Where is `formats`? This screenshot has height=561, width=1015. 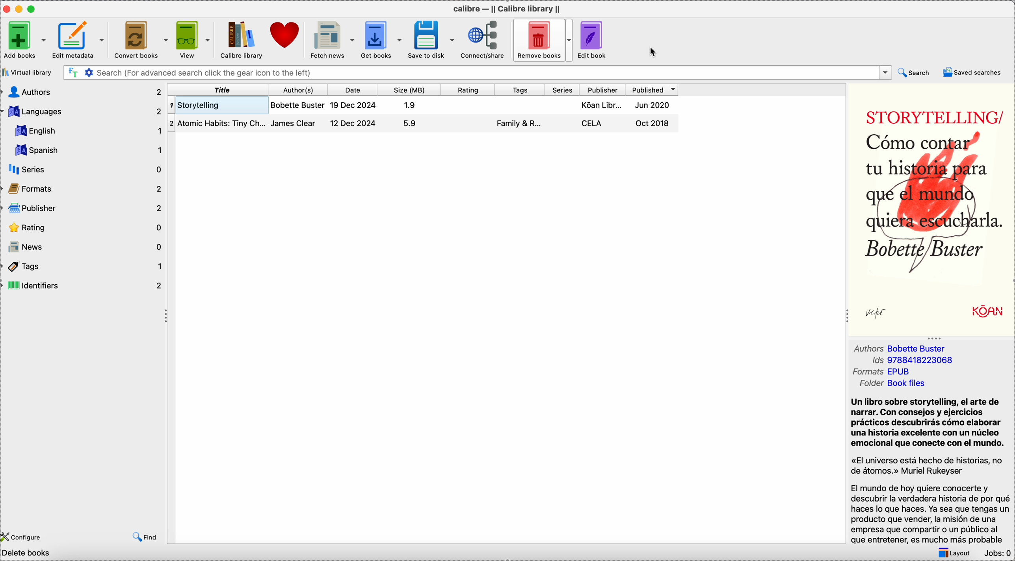
formats is located at coordinates (83, 187).